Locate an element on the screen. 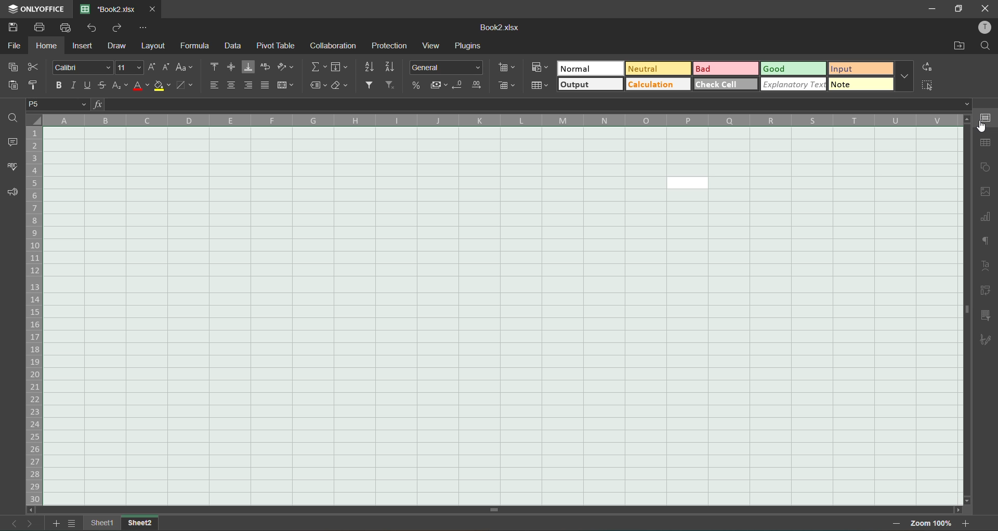 The width and height of the screenshot is (998, 531). pivot table is located at coordinates (986, 291).